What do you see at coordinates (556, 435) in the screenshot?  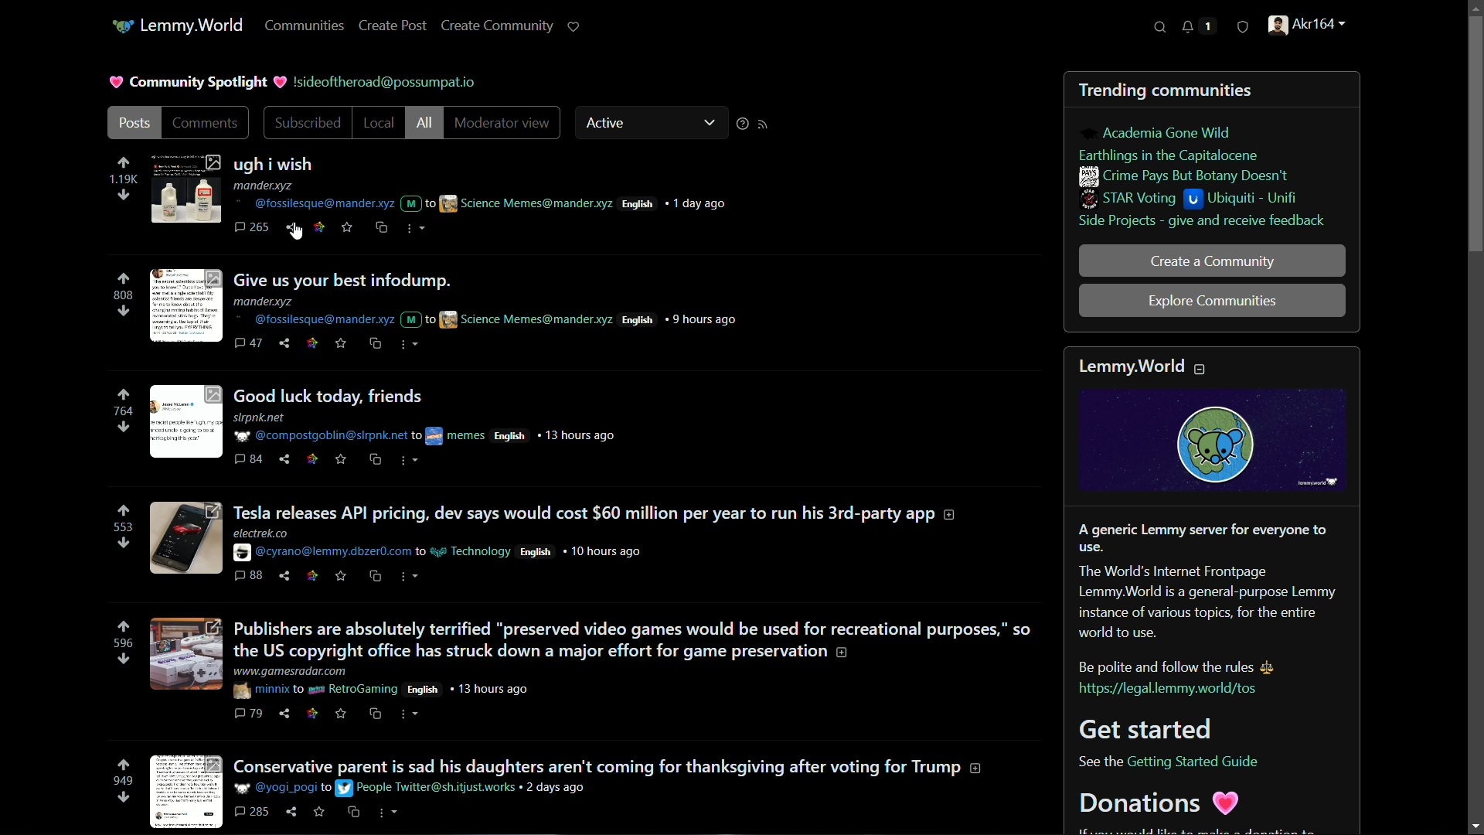 I see `English  13 hours ago` at bounding box center [556, 435].